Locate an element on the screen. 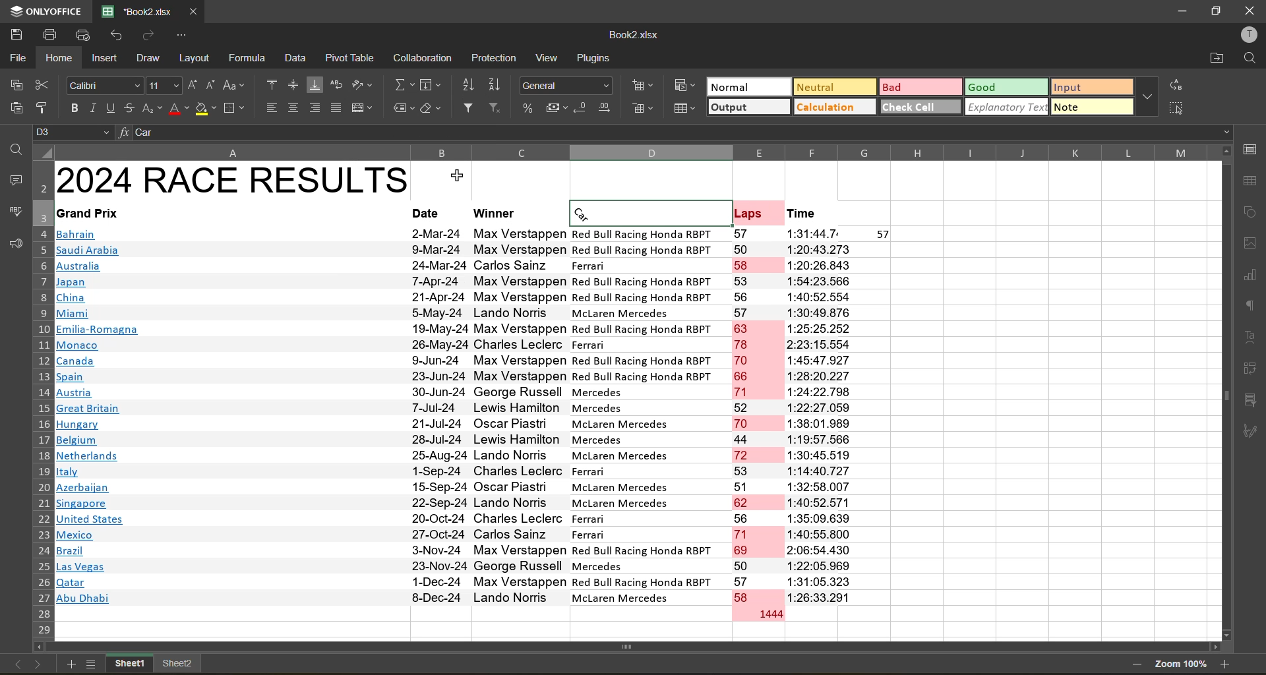 The height and width of the screenshot is (675, 1266). slicer is located at coordinates (1251, 399).